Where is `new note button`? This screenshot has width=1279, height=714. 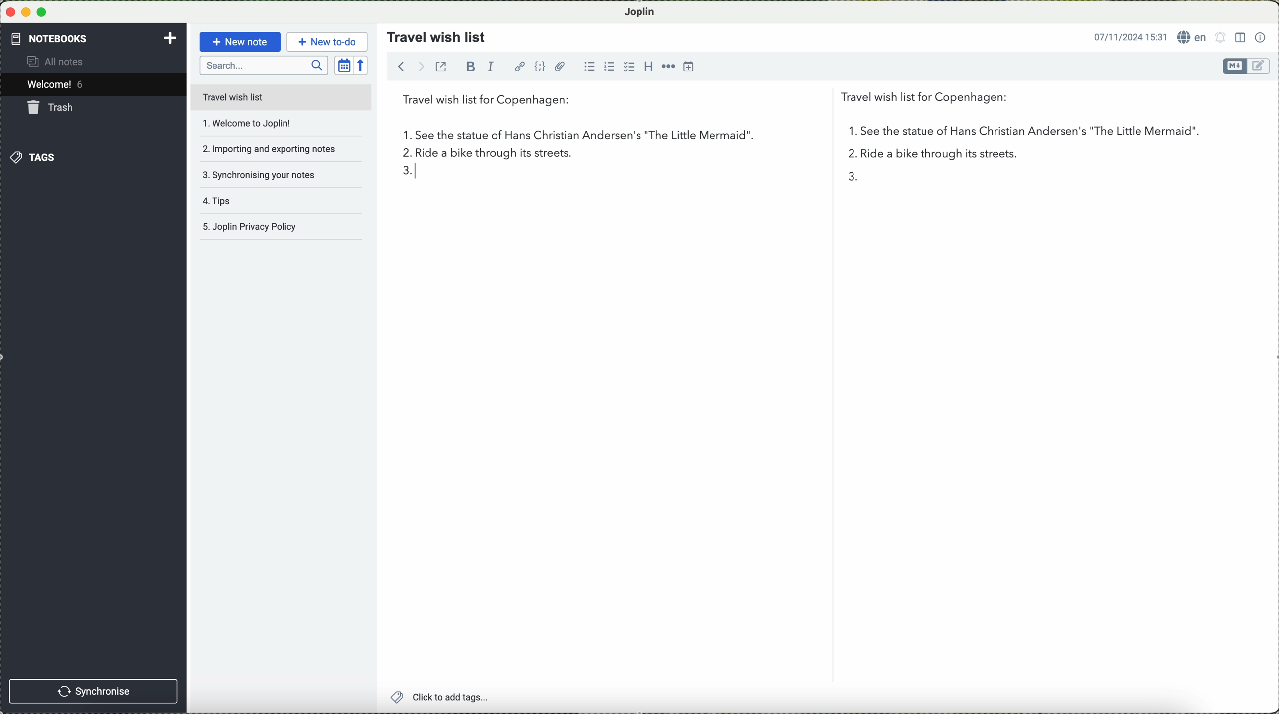 new note button is located at coordinates (238, 42).